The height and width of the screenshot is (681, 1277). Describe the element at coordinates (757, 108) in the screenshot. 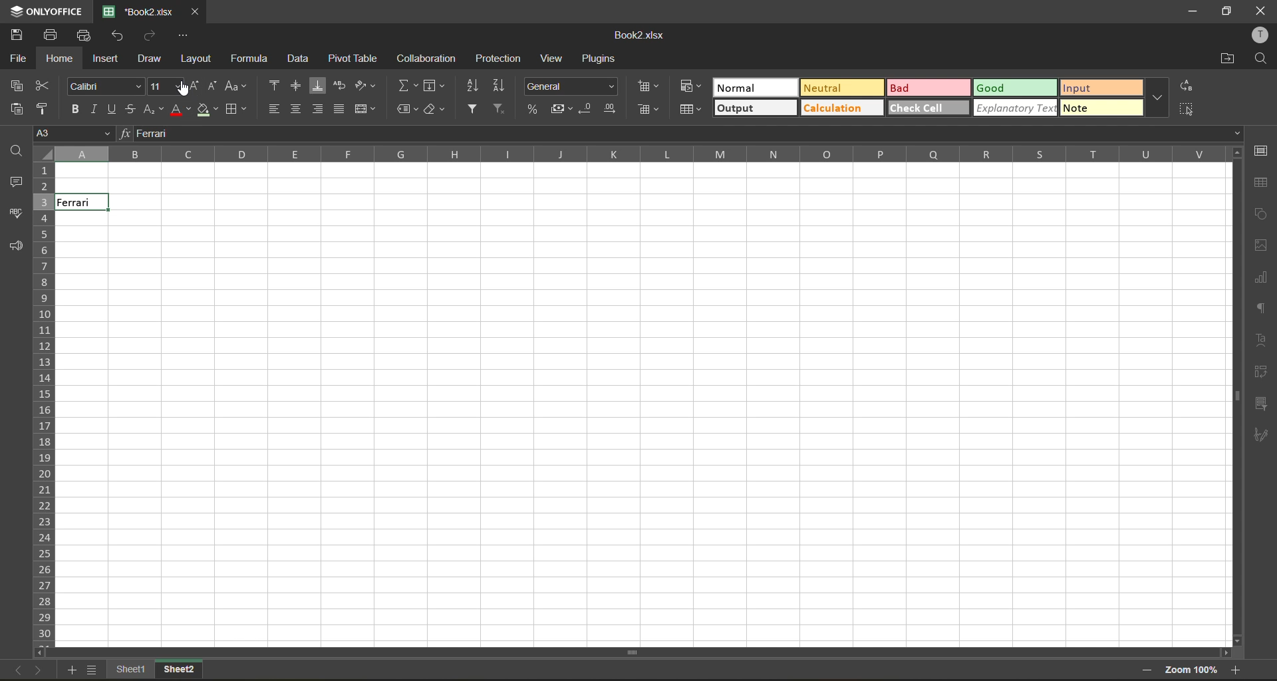

I see `output` at that location.